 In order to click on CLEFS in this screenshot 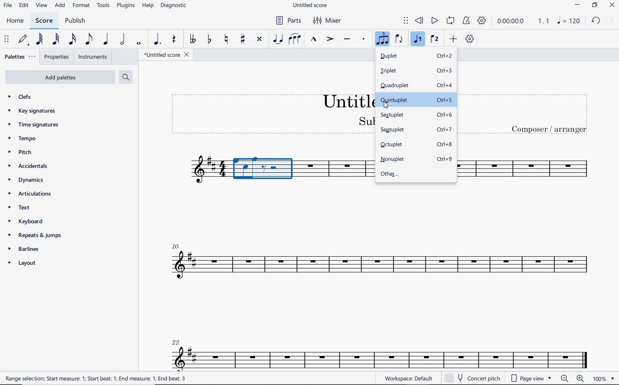, I will do `click(26, 98)`.